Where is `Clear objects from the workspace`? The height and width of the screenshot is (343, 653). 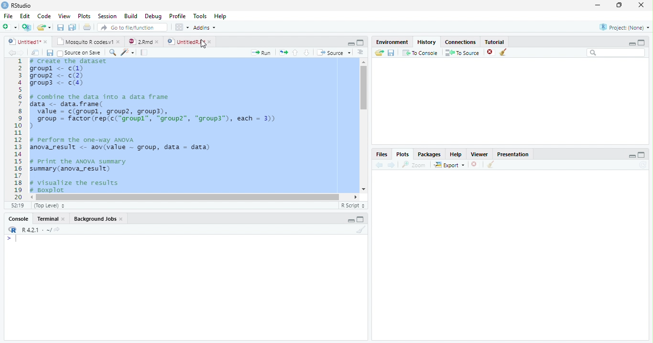
Clear objects from the workspace is located at coordinates (502, 51).